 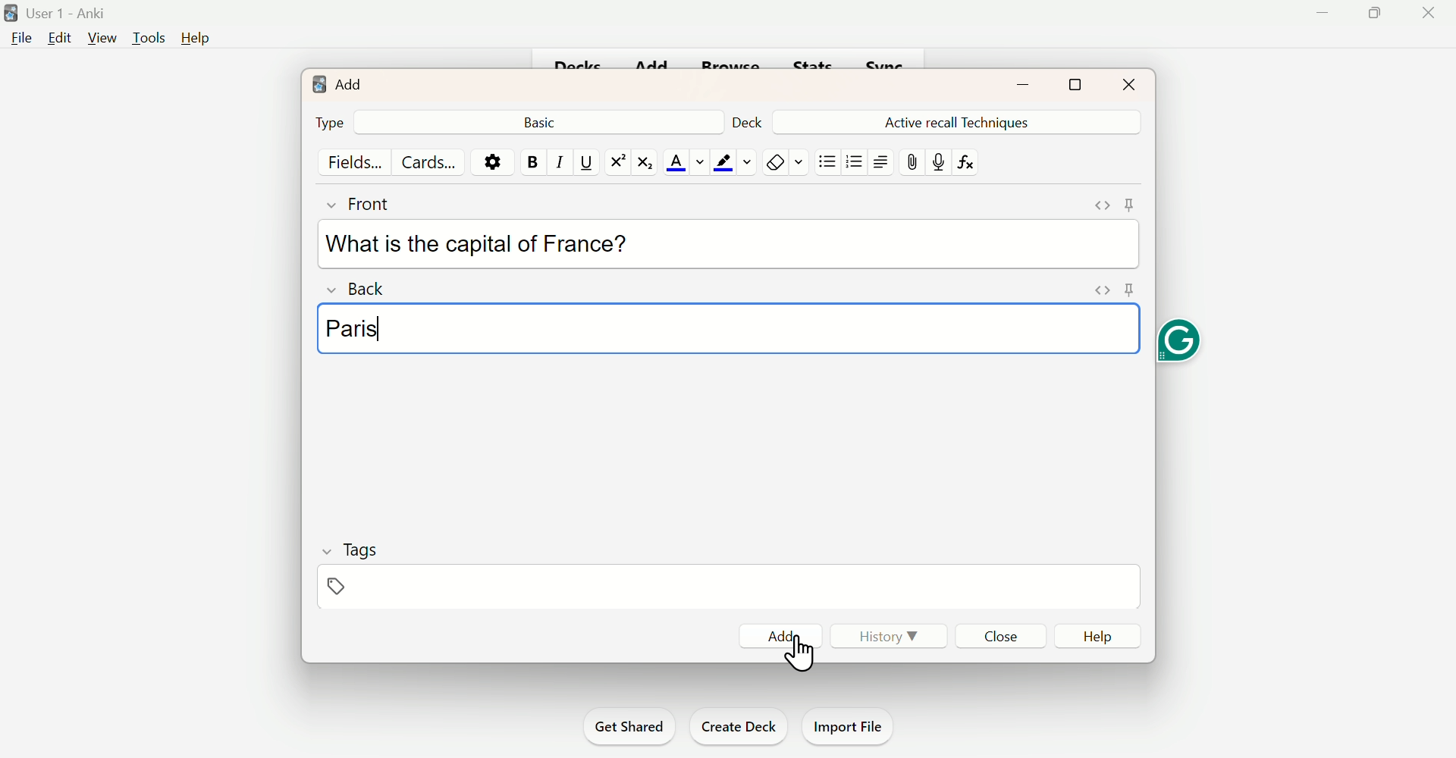 What do you see at coordinates (1084, 84) in the screenshot?
I see `Maximise` at bounding box center [1084, 84].